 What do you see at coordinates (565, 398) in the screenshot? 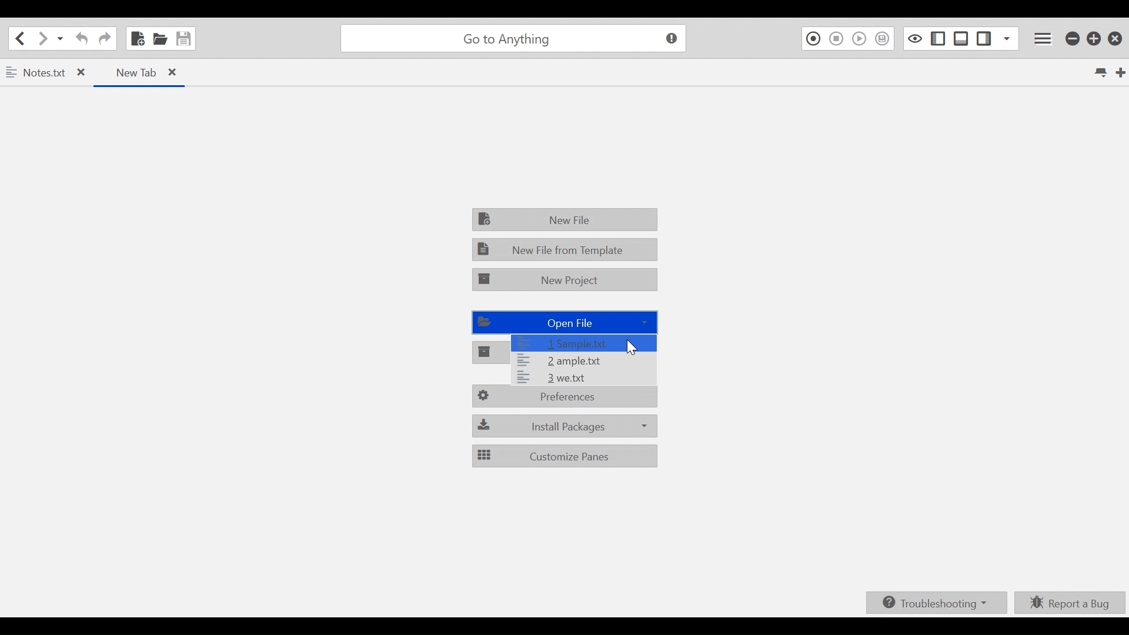
I see `Preferences` at bounding box center [565, 398].